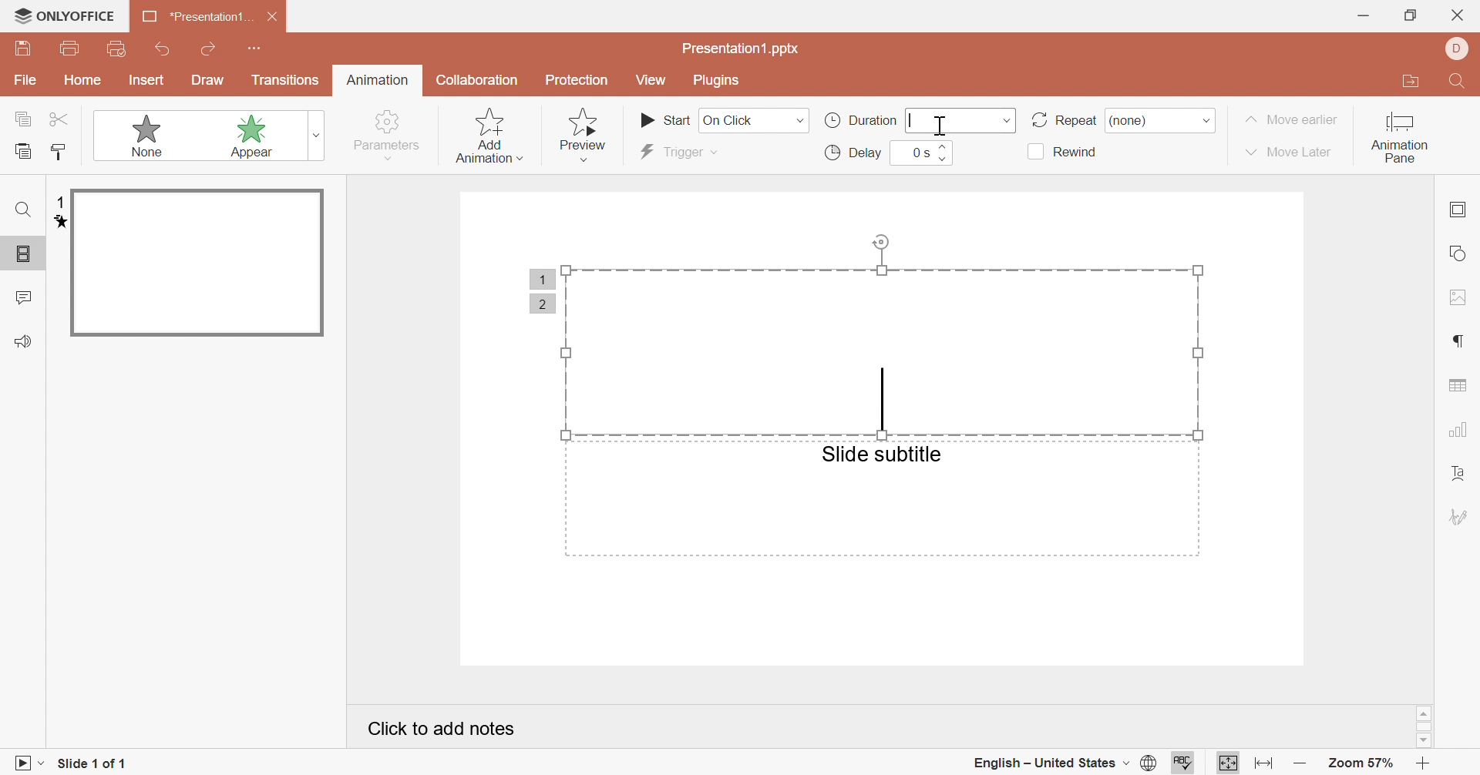 The height and width of the screenshot is (775, 1480). Describe the element at coordinates (24, 766) in the screenshot. I see `start slideshow` at that location.